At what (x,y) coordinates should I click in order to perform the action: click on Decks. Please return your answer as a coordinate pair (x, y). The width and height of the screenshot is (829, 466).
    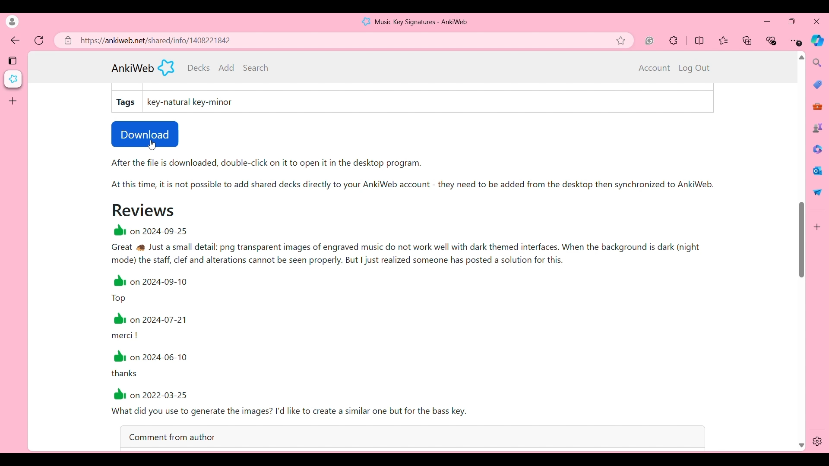
    Looking at the image, I should click on (199, 68).